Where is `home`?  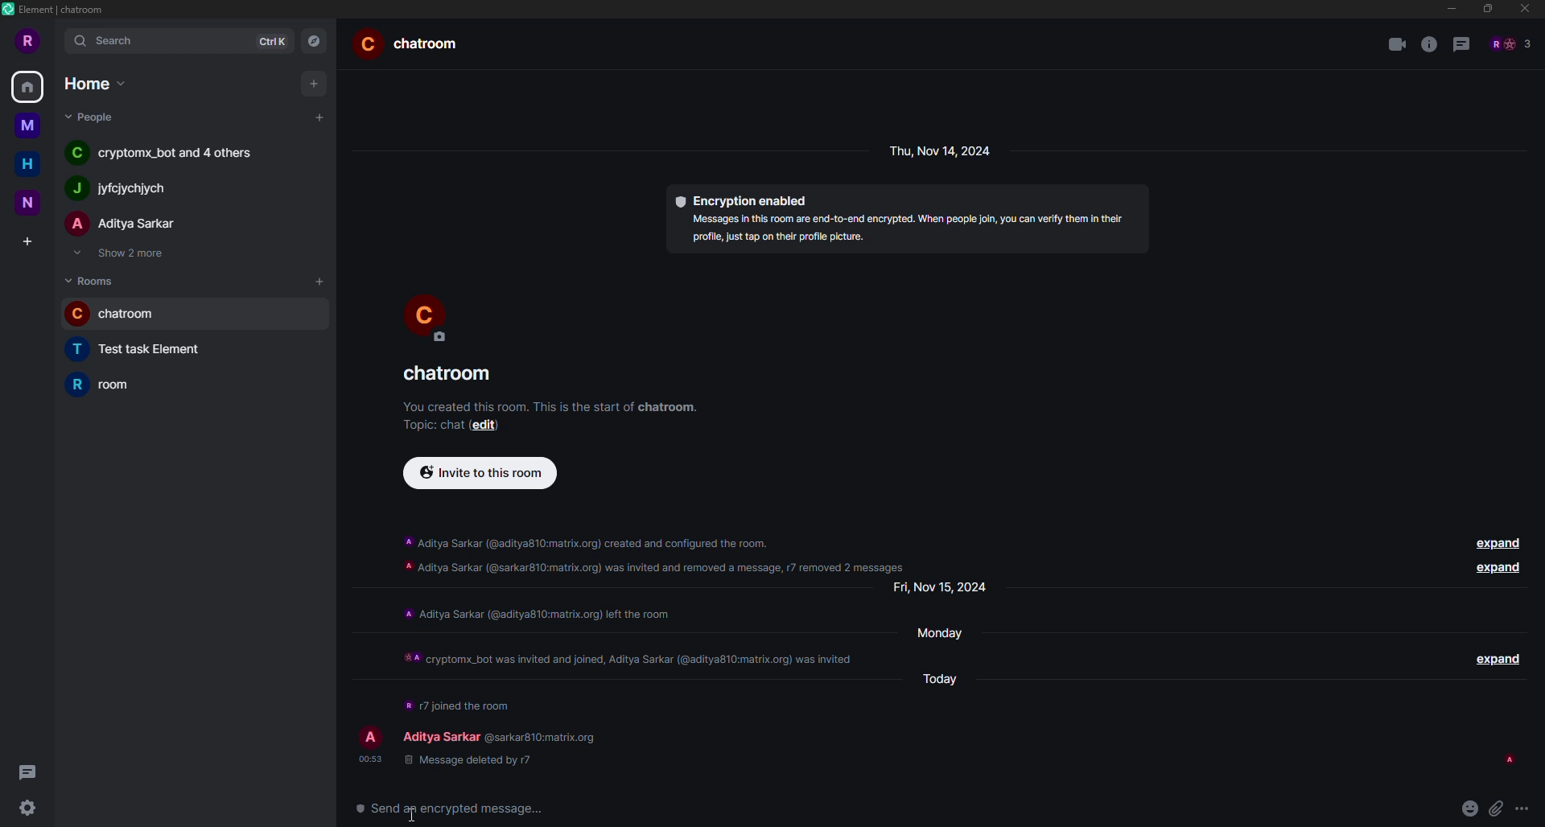
home is located at coordinates (29, 85).